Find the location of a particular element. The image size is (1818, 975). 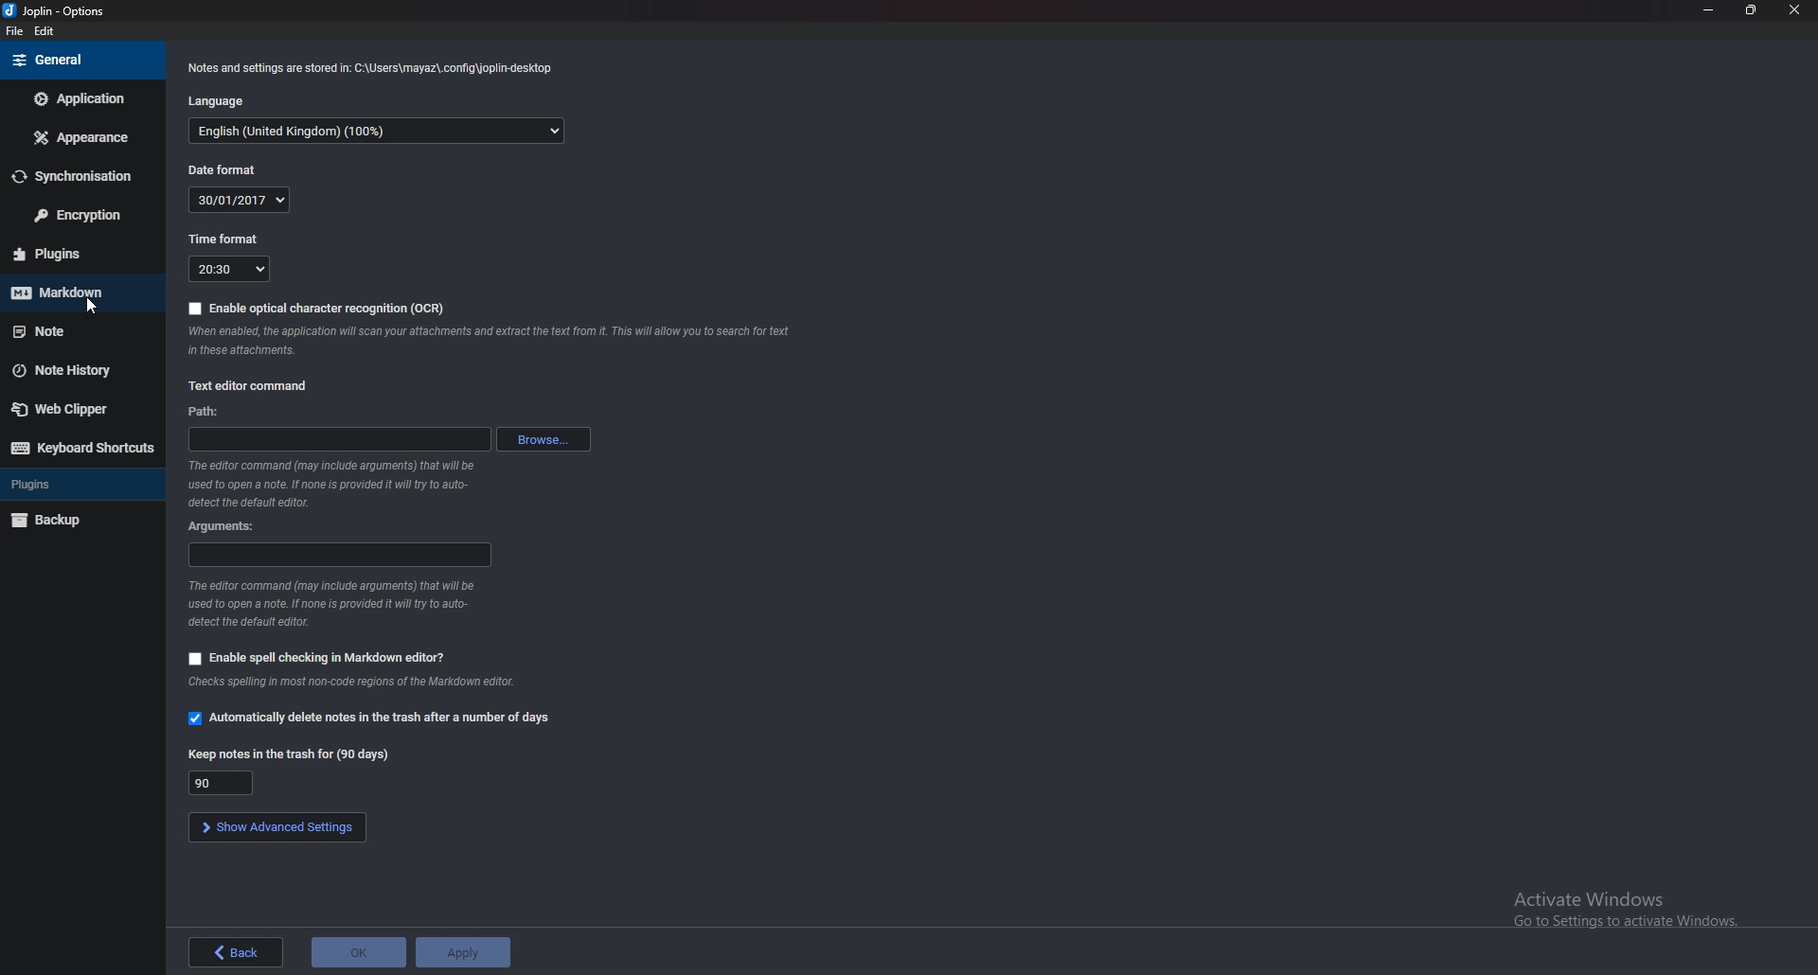

Keep notes in the trash for is located at coordinates (289, 753).